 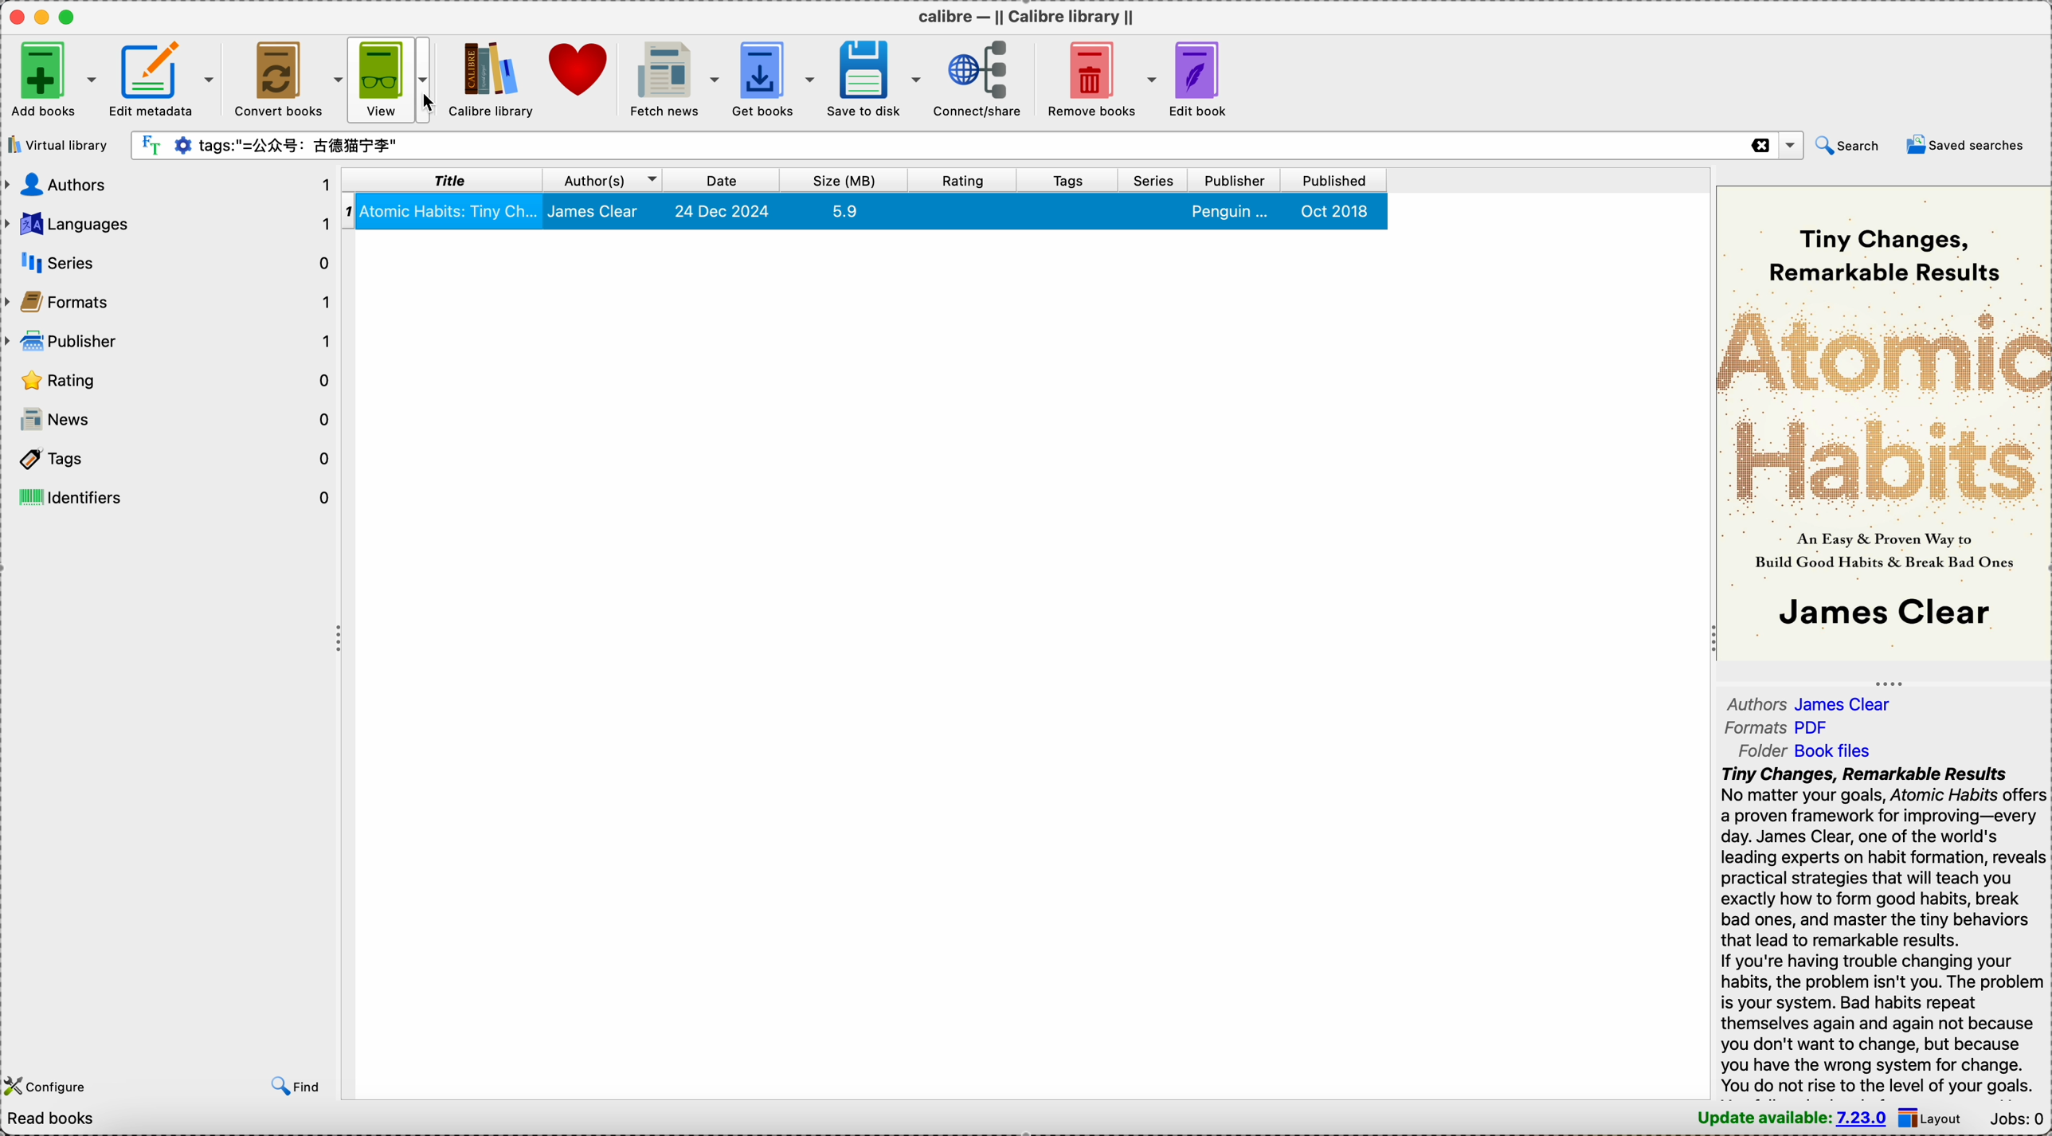 I want to click on close Calibre, so click(x=13, y=16).